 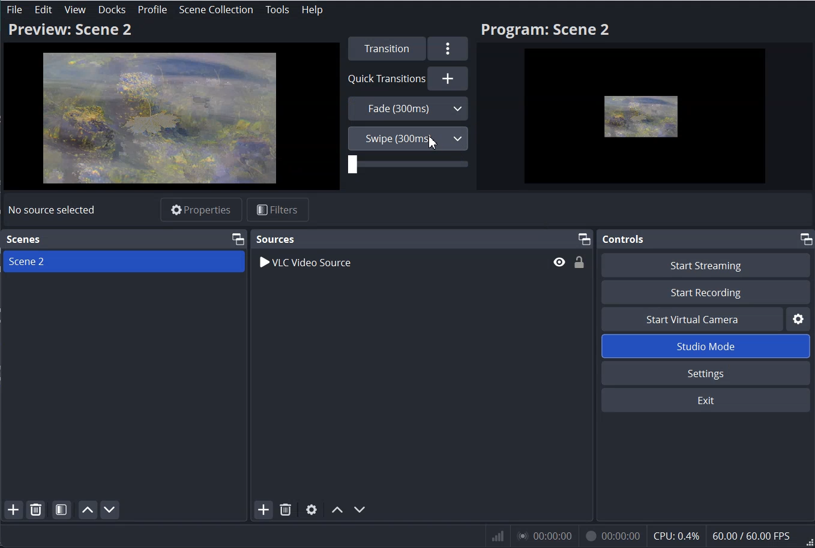 What do you see at coordinates (13, 510) in the screenshot?
I see `Add Scene` at bounding box center [13, 510].